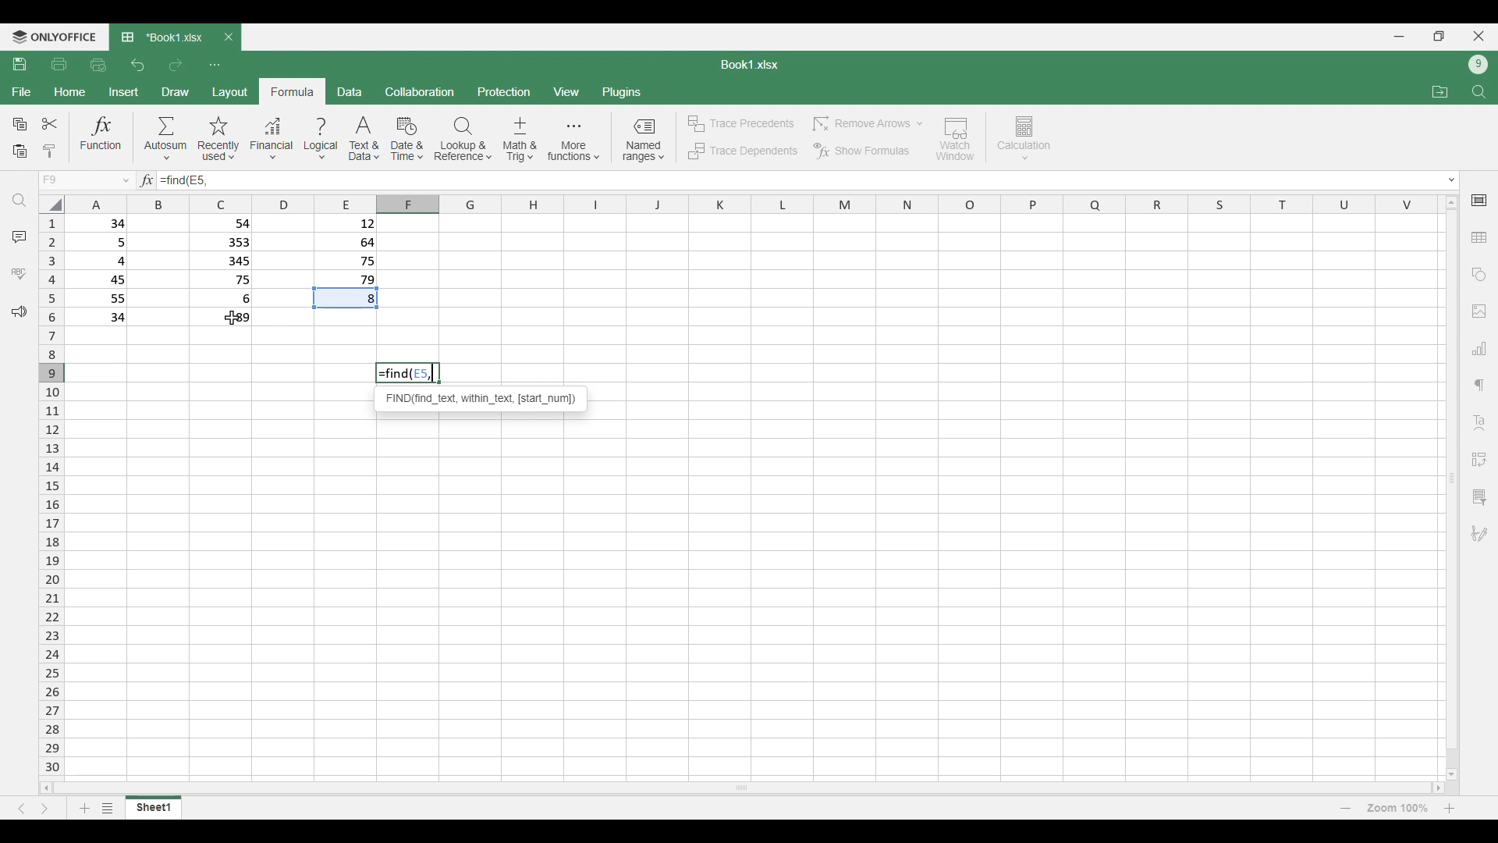 The width and height of the screenshot is (1498, 843). What do you see at coordinates (1453, 180) in the screenshot?
I see `Expand text box` at bounding box center [1453, 180].